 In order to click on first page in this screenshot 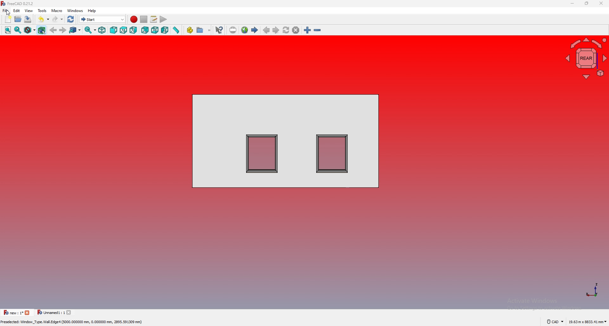, I will do `click(255, 30)`.